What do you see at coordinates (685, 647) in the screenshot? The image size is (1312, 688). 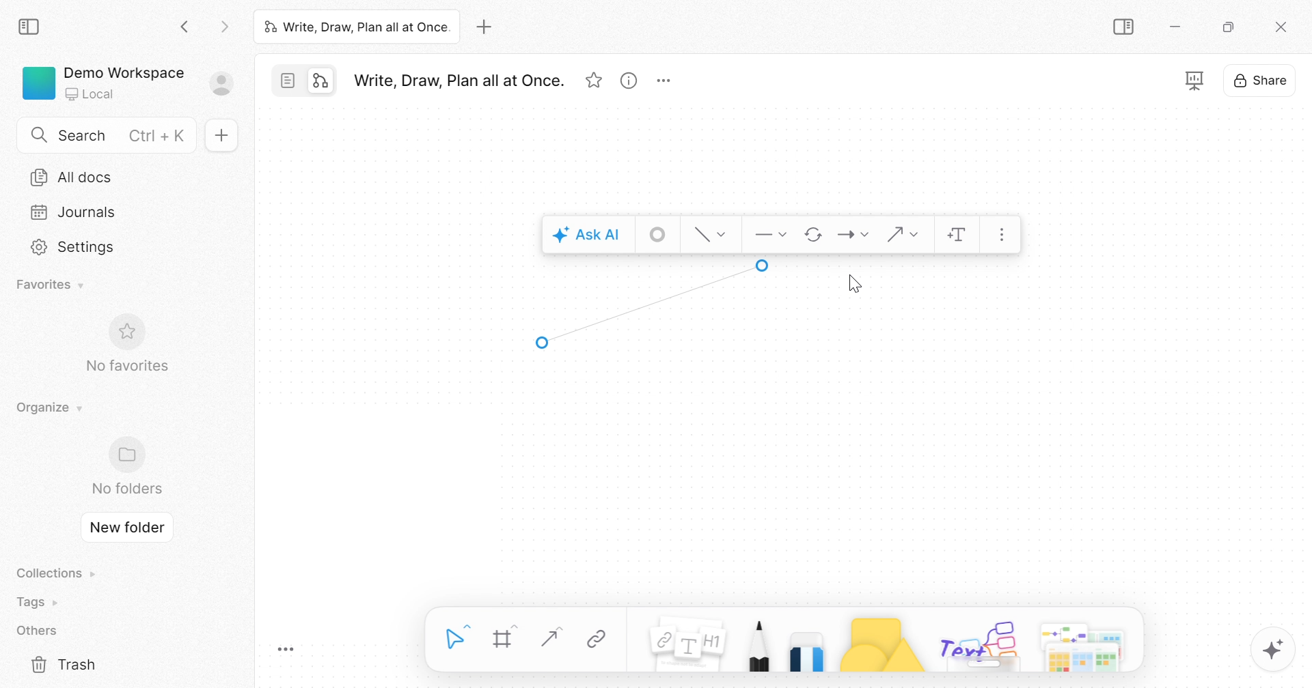 I see `Note` at bounding box center [685, 647].